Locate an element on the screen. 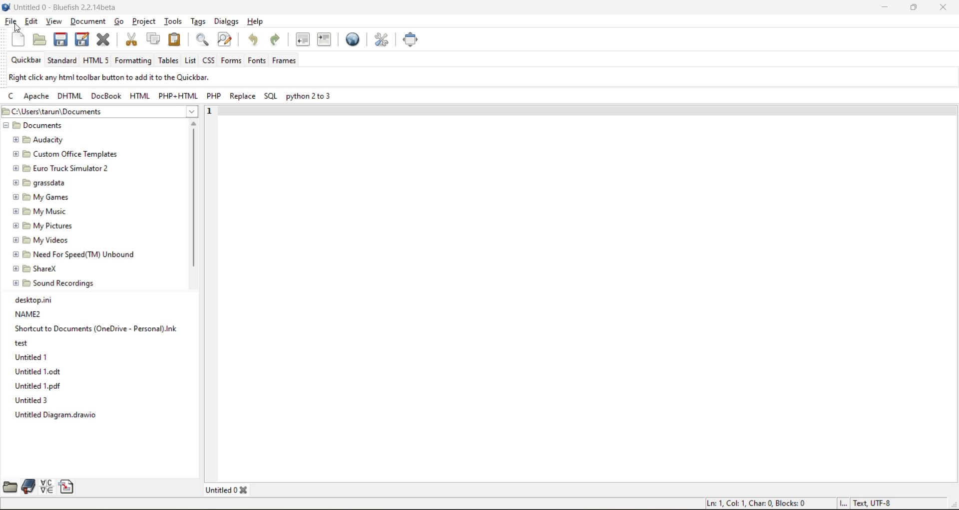 The height and width of the screenshot is (510, 959). bookmarks is located at coordinates (29, 486).